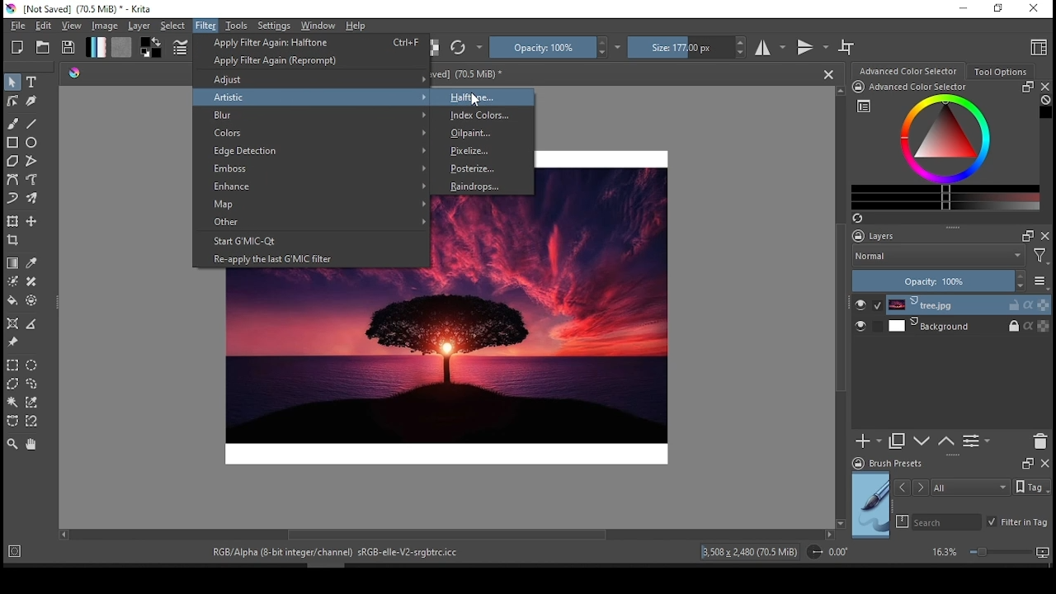 Image resolution: width=1056 pixels, height=594 pixels. I want to click on vertical mirror mode, so click(813, 47).